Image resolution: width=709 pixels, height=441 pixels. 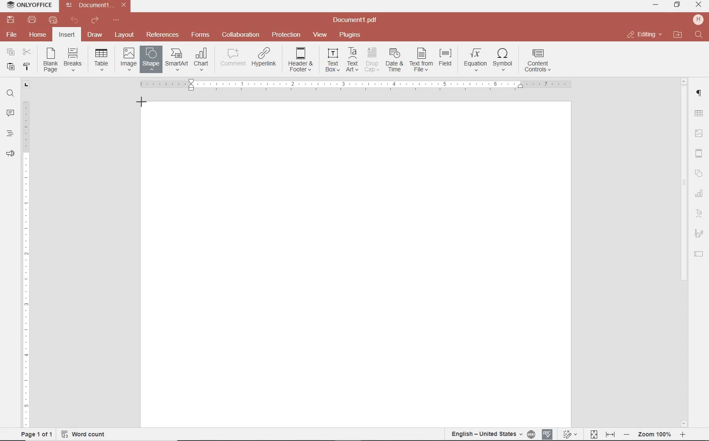 I want to click on zoom in and out, so click(x=655, y=435).